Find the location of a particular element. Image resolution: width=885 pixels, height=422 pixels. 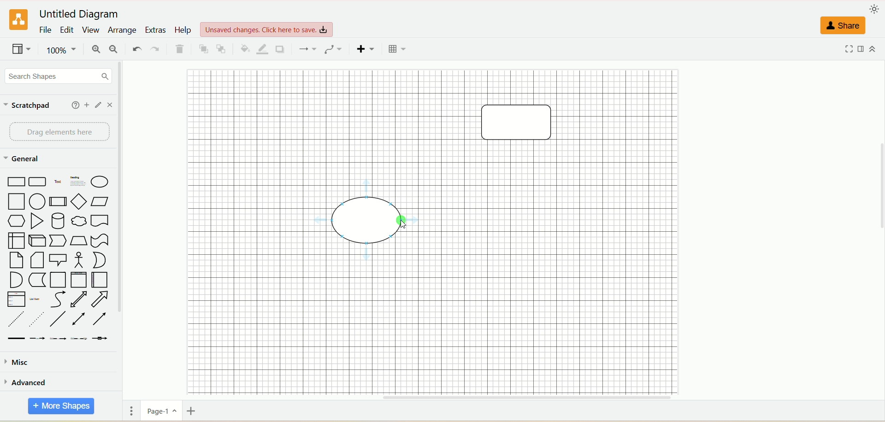

format is located at coordinates (862, 50).